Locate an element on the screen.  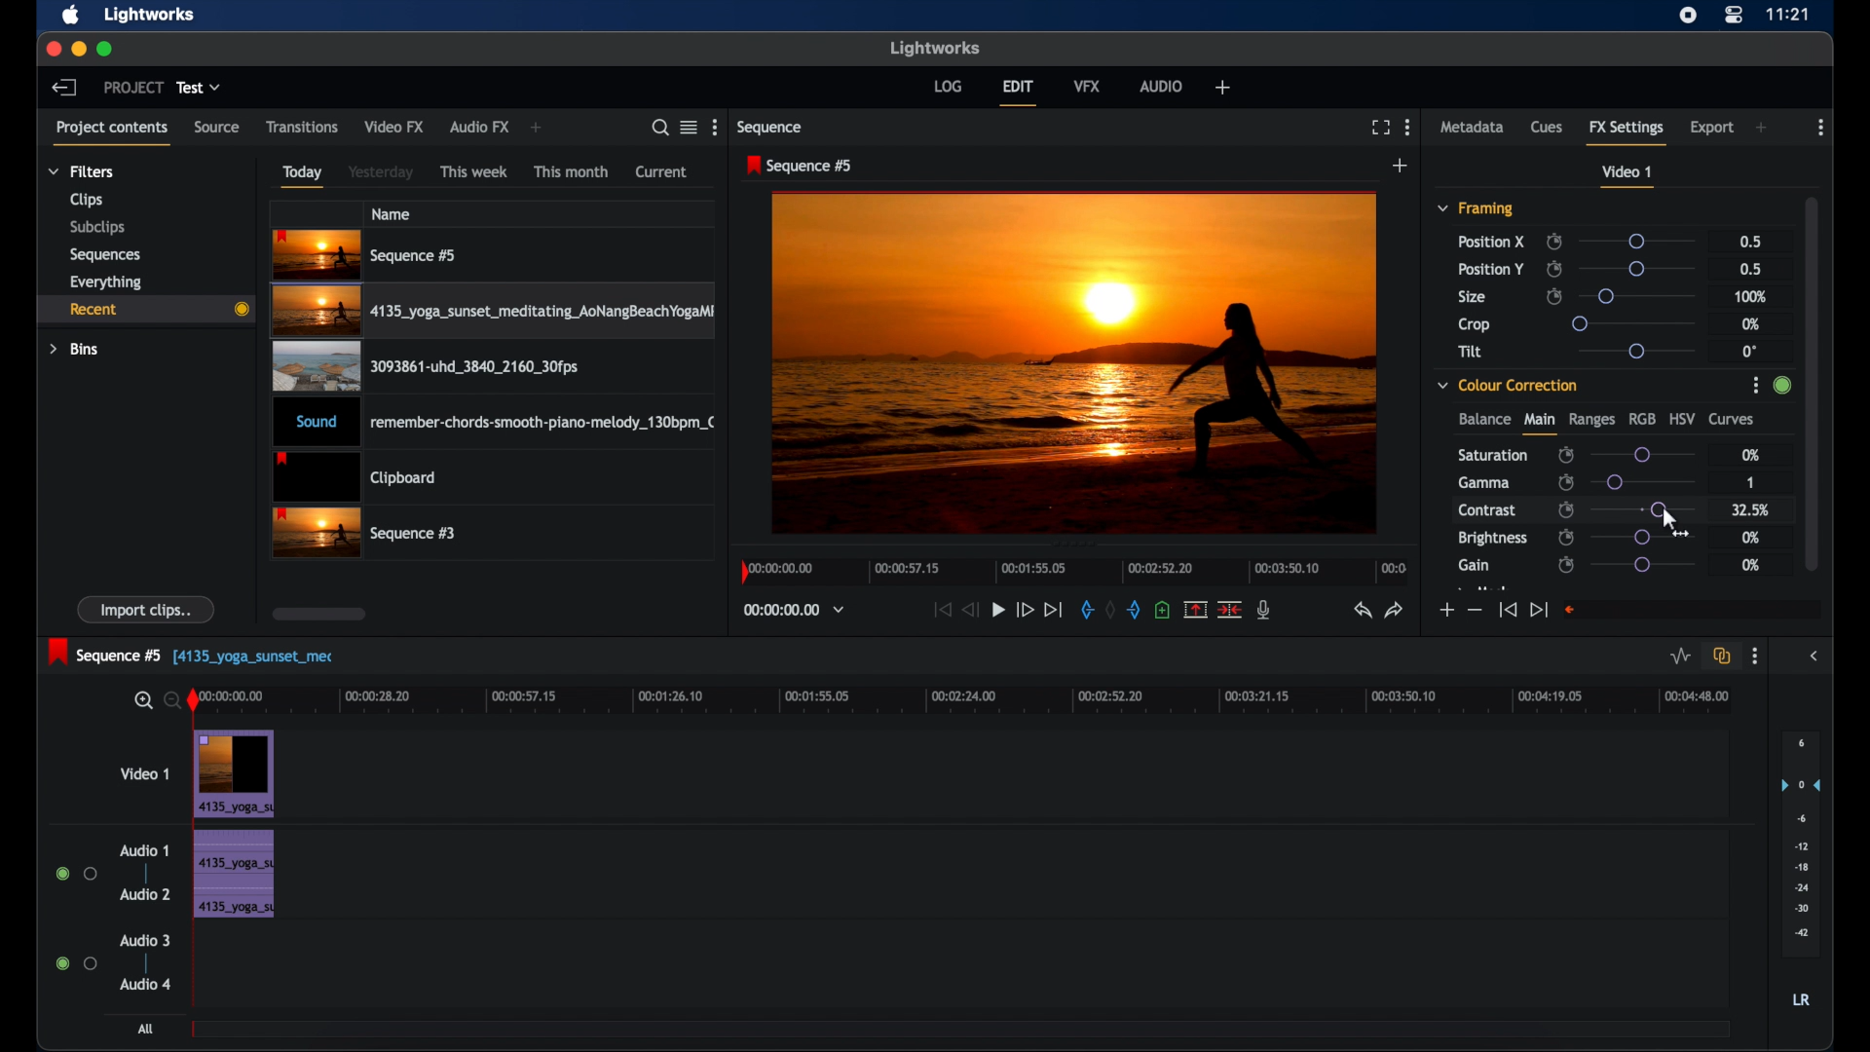
log is located at coordinates (947, 85).